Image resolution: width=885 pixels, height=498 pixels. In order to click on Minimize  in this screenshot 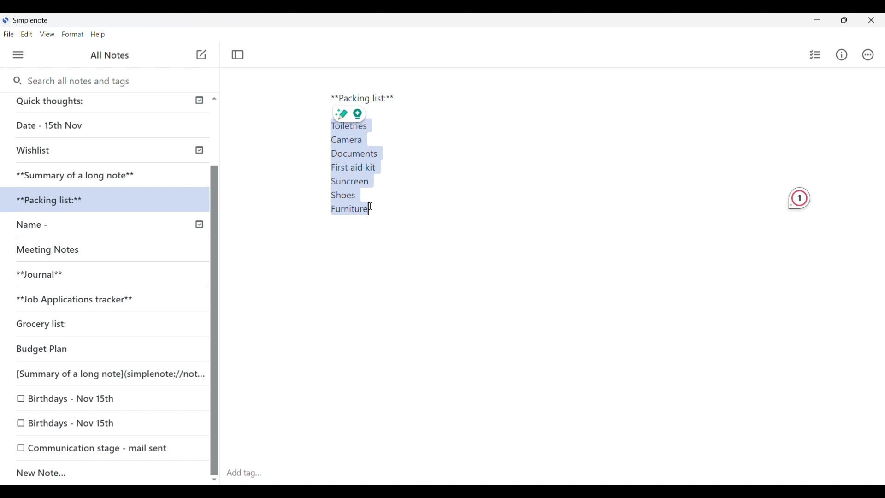, I will do `click(817, 20)`.